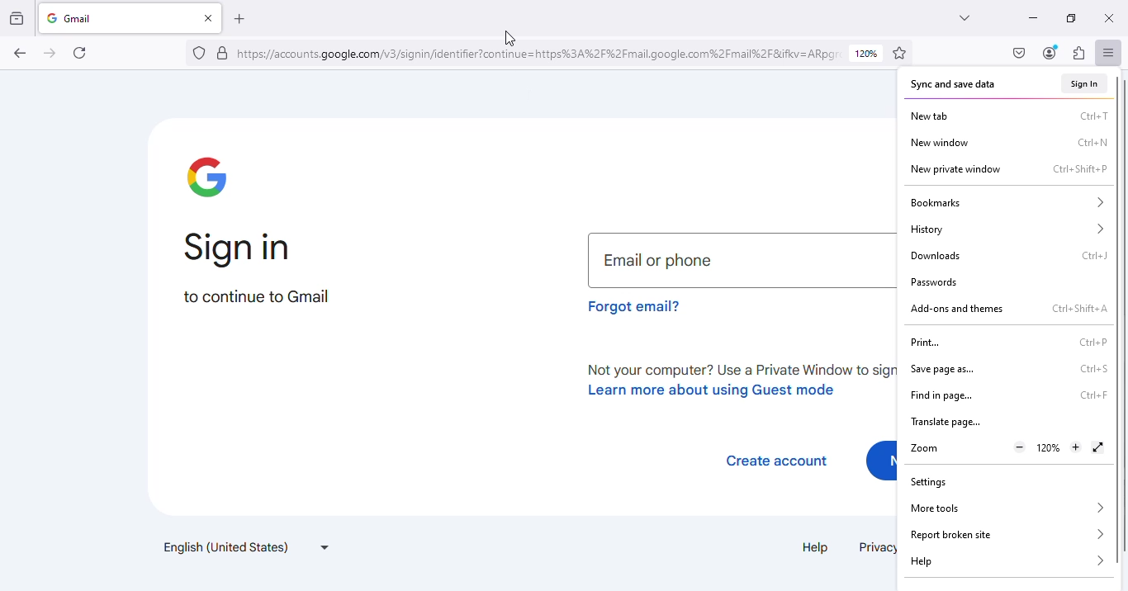 This screenshot has width=1128, height=591. I want to click on minimize, so click(1034, 19).